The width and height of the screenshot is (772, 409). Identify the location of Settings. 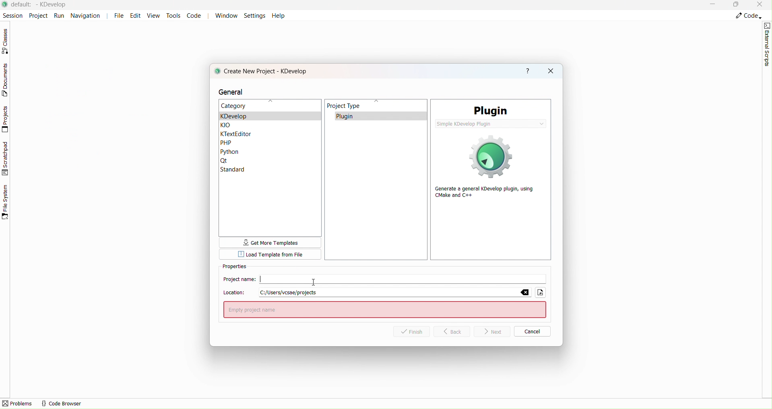
(255, 15).